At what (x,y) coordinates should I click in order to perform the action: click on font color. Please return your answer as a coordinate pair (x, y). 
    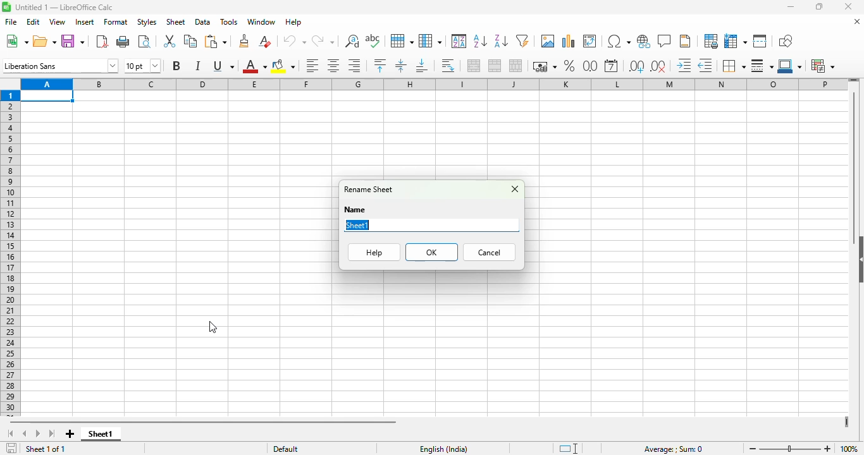
    Looking at the image, I should click on (254, 66).